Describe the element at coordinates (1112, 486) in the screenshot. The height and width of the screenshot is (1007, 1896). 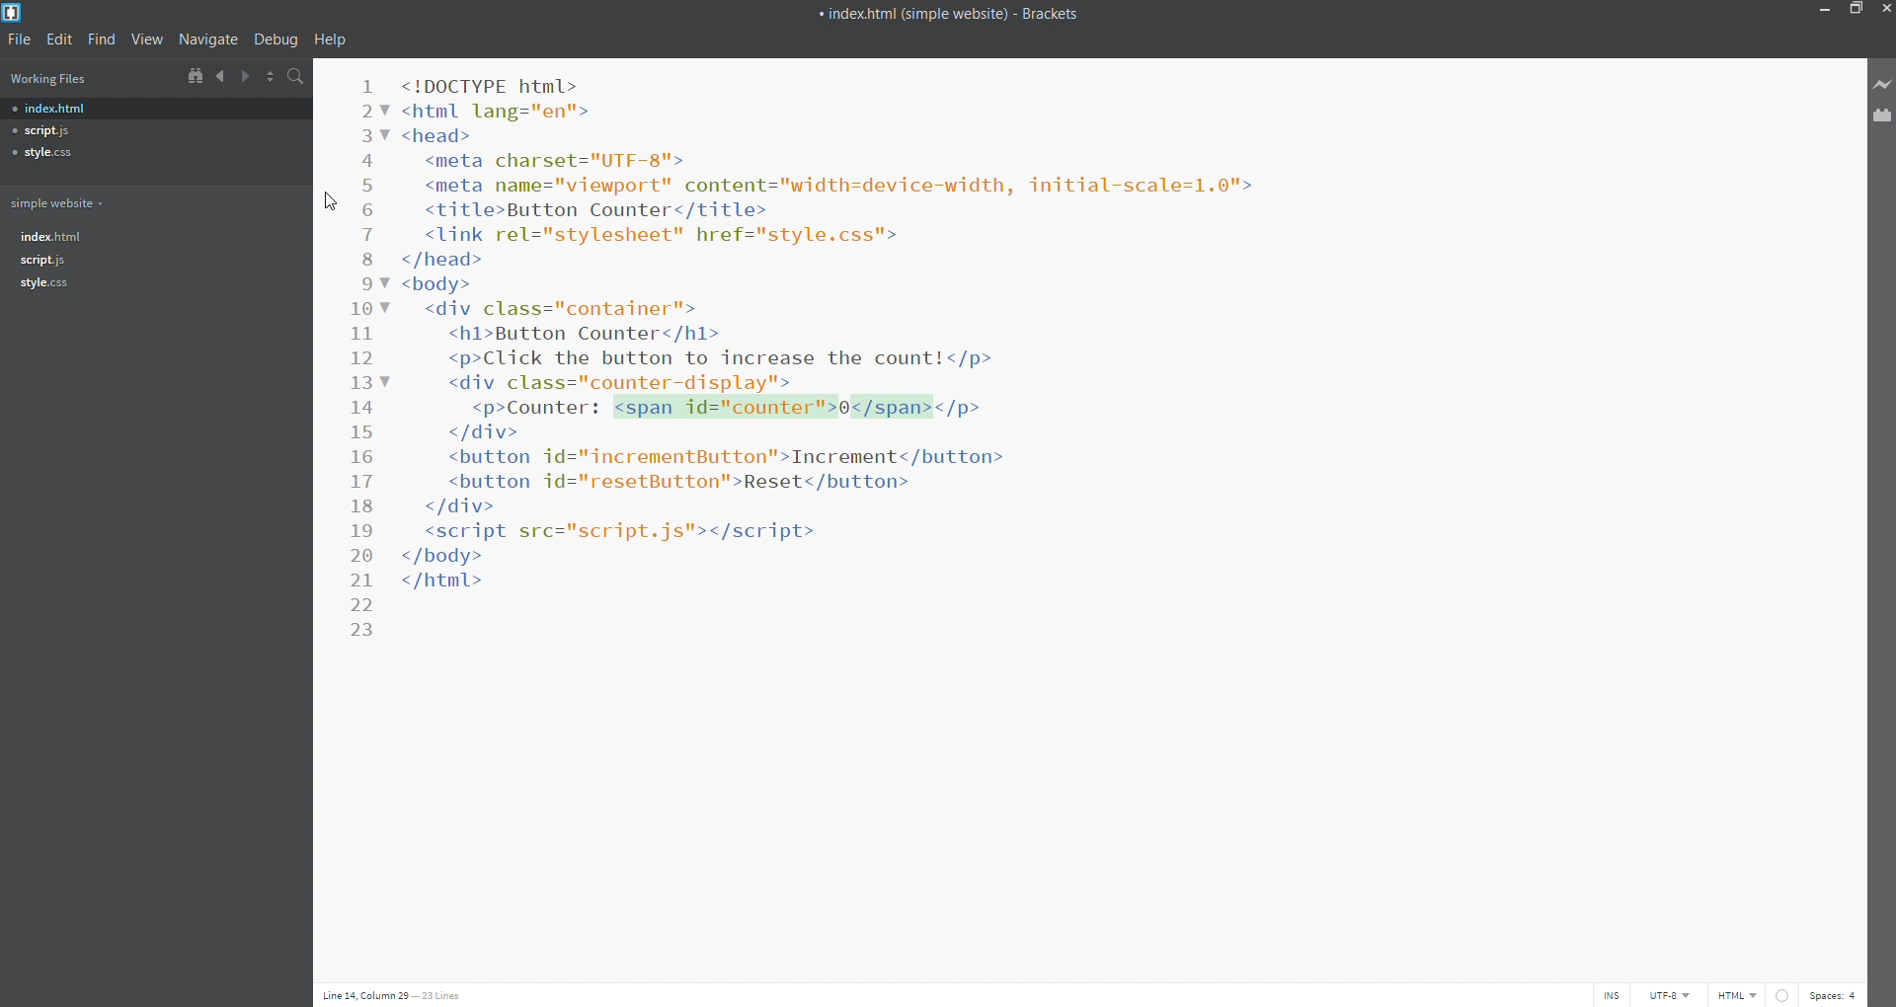
I see `code editor with simple html counter code` at that location.